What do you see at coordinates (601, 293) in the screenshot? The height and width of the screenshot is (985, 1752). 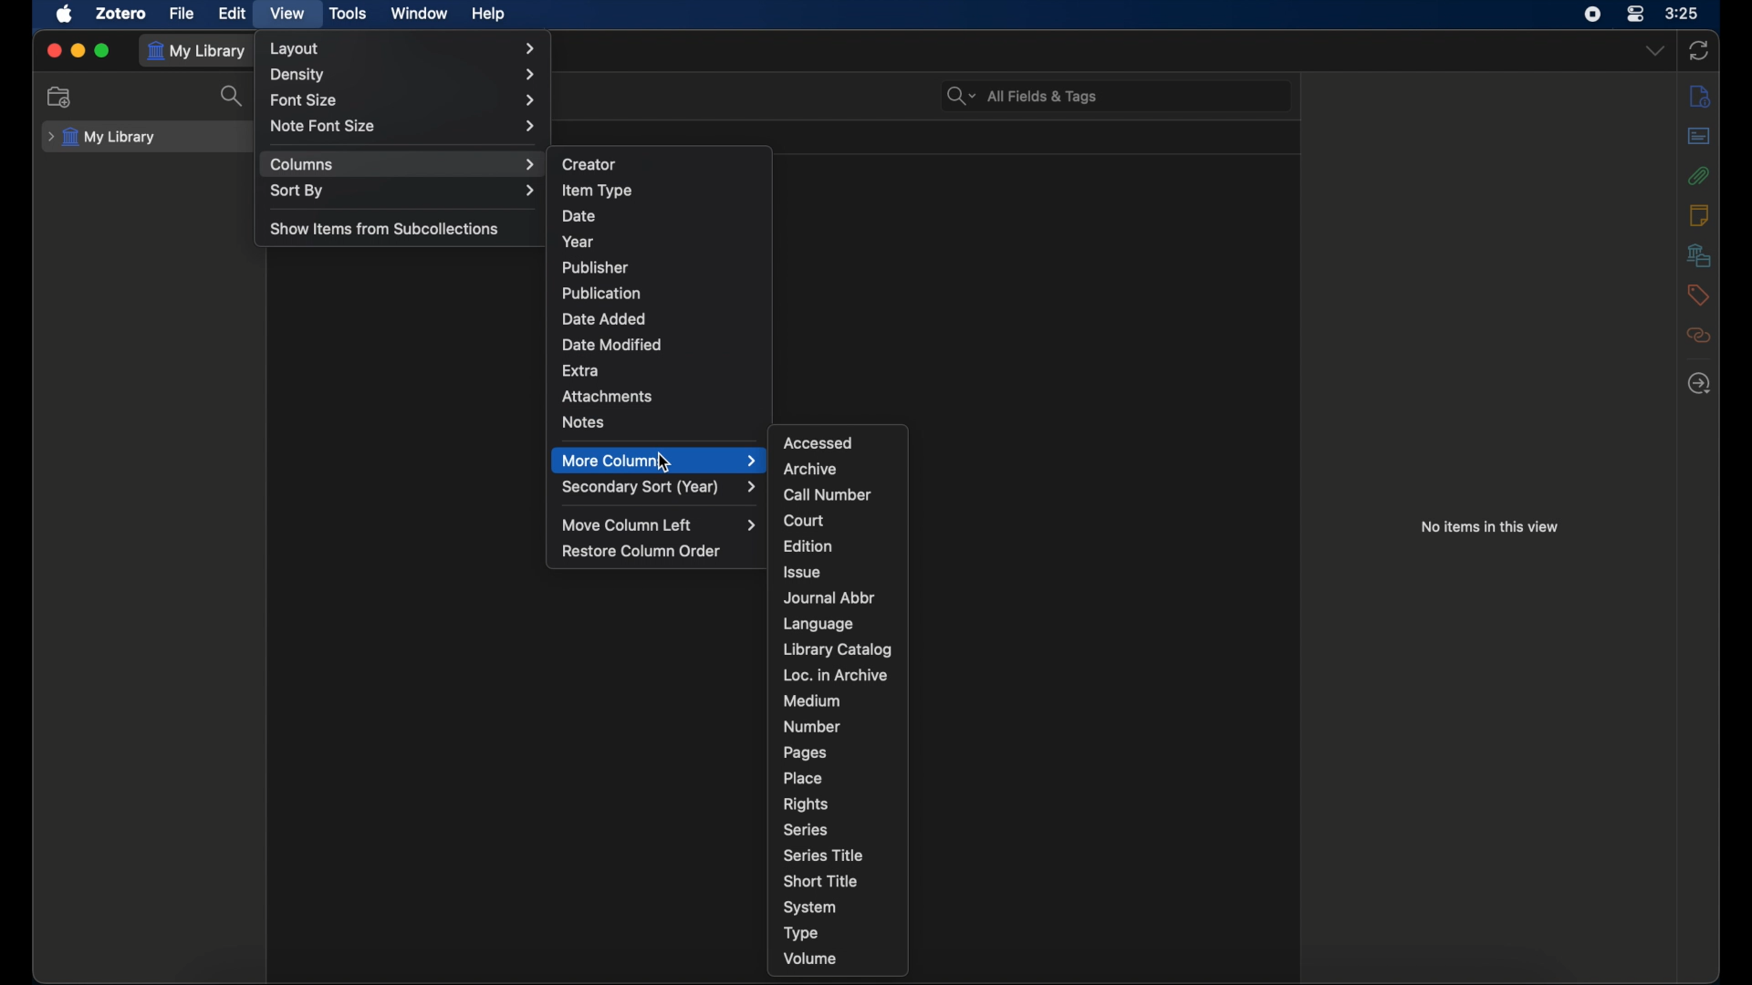 I see `publication` at bounding box center [601, 293].